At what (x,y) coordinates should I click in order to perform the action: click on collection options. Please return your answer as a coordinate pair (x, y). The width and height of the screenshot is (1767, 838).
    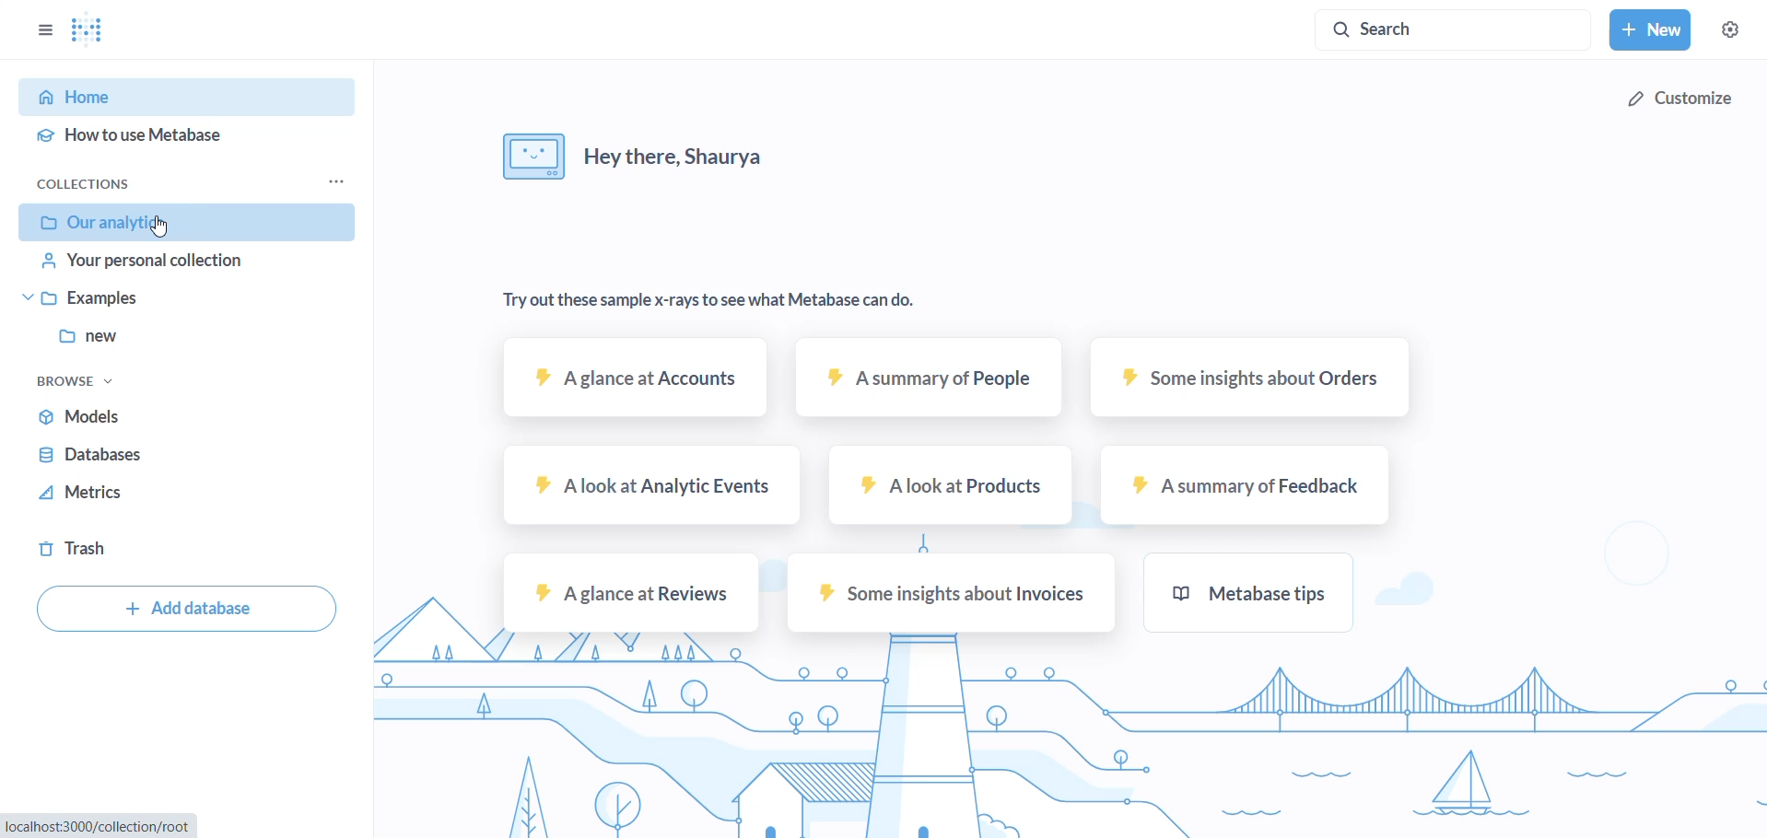
    Looking at the image, I should click on (348, 183).